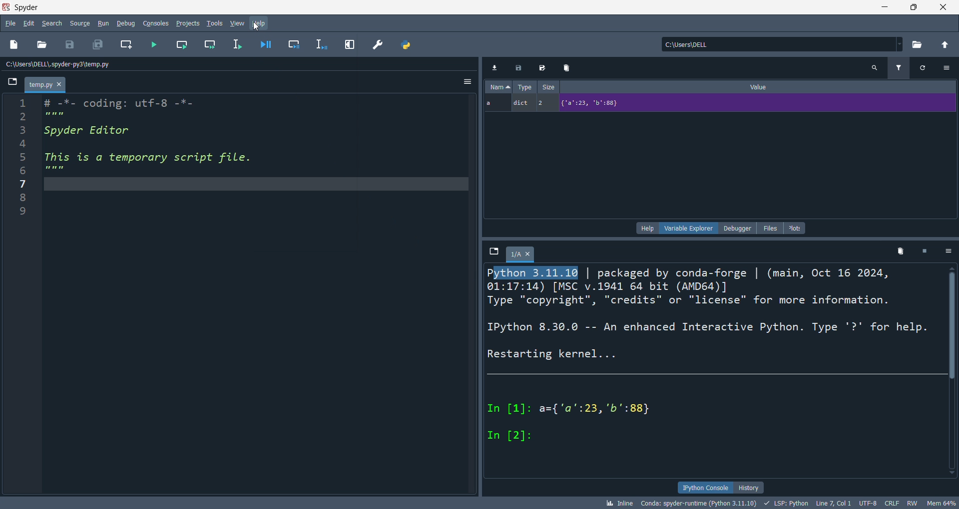 The image size is (959, 509). What do you see at coordinates (922, 68) in the screenshot?
I see `Refresh` at bounding box center [922, 68].